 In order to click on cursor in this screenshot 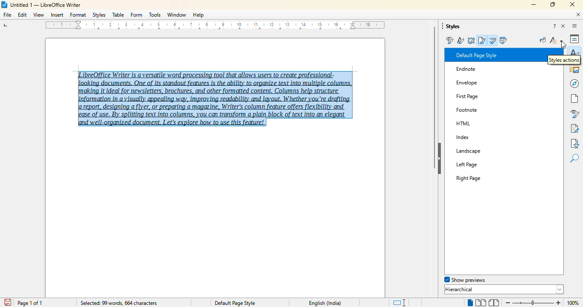, I will do `click(564, 44)`.